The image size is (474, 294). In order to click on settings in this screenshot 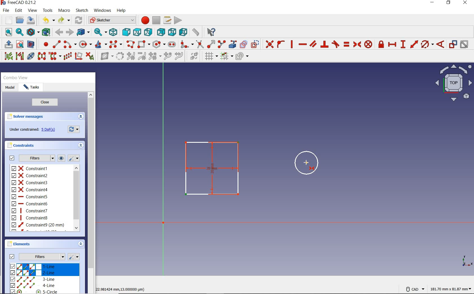, I will do `click(74, 158)`.